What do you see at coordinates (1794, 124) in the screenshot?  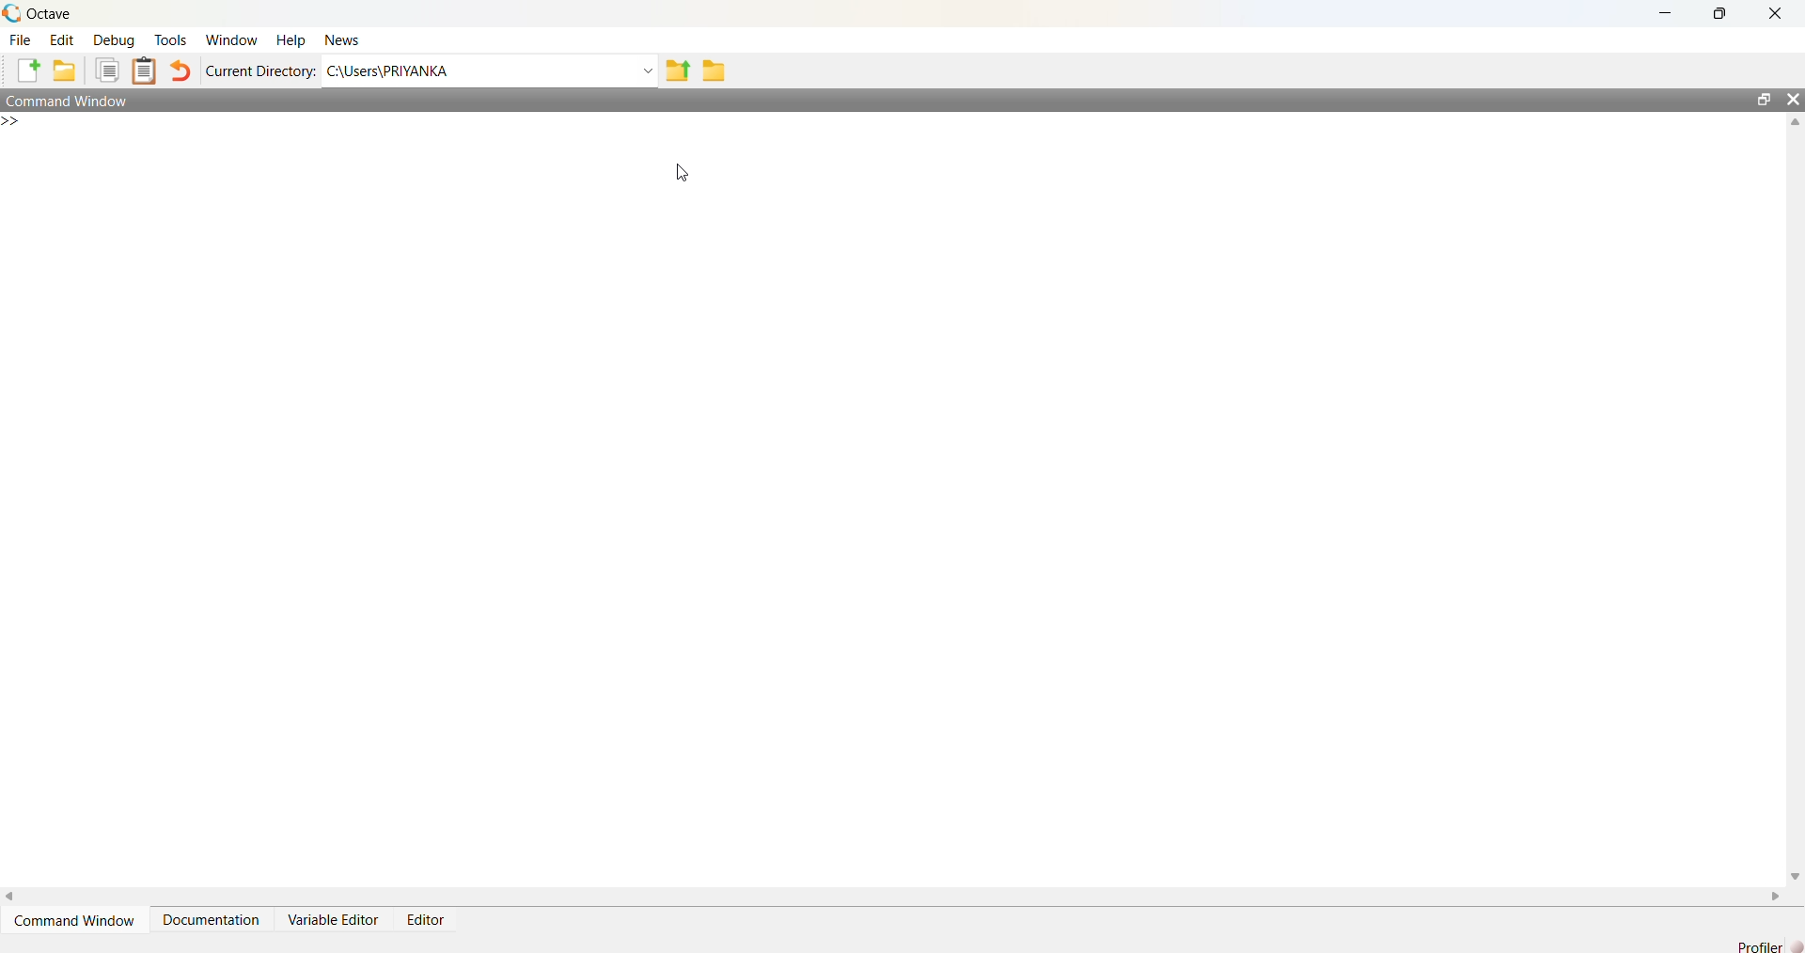 I see `Up` at bounding box center [1794, 124].